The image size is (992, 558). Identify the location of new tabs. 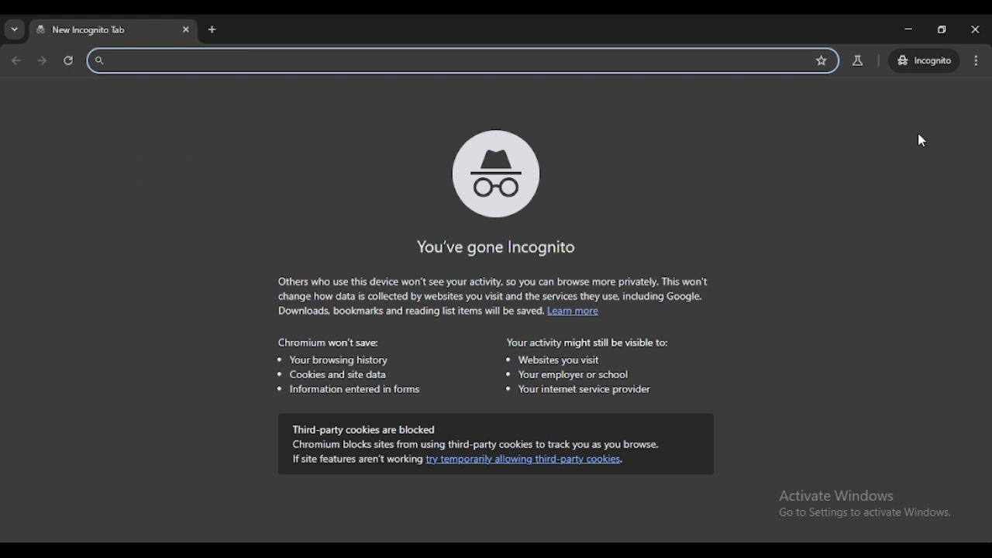
(212, 29).